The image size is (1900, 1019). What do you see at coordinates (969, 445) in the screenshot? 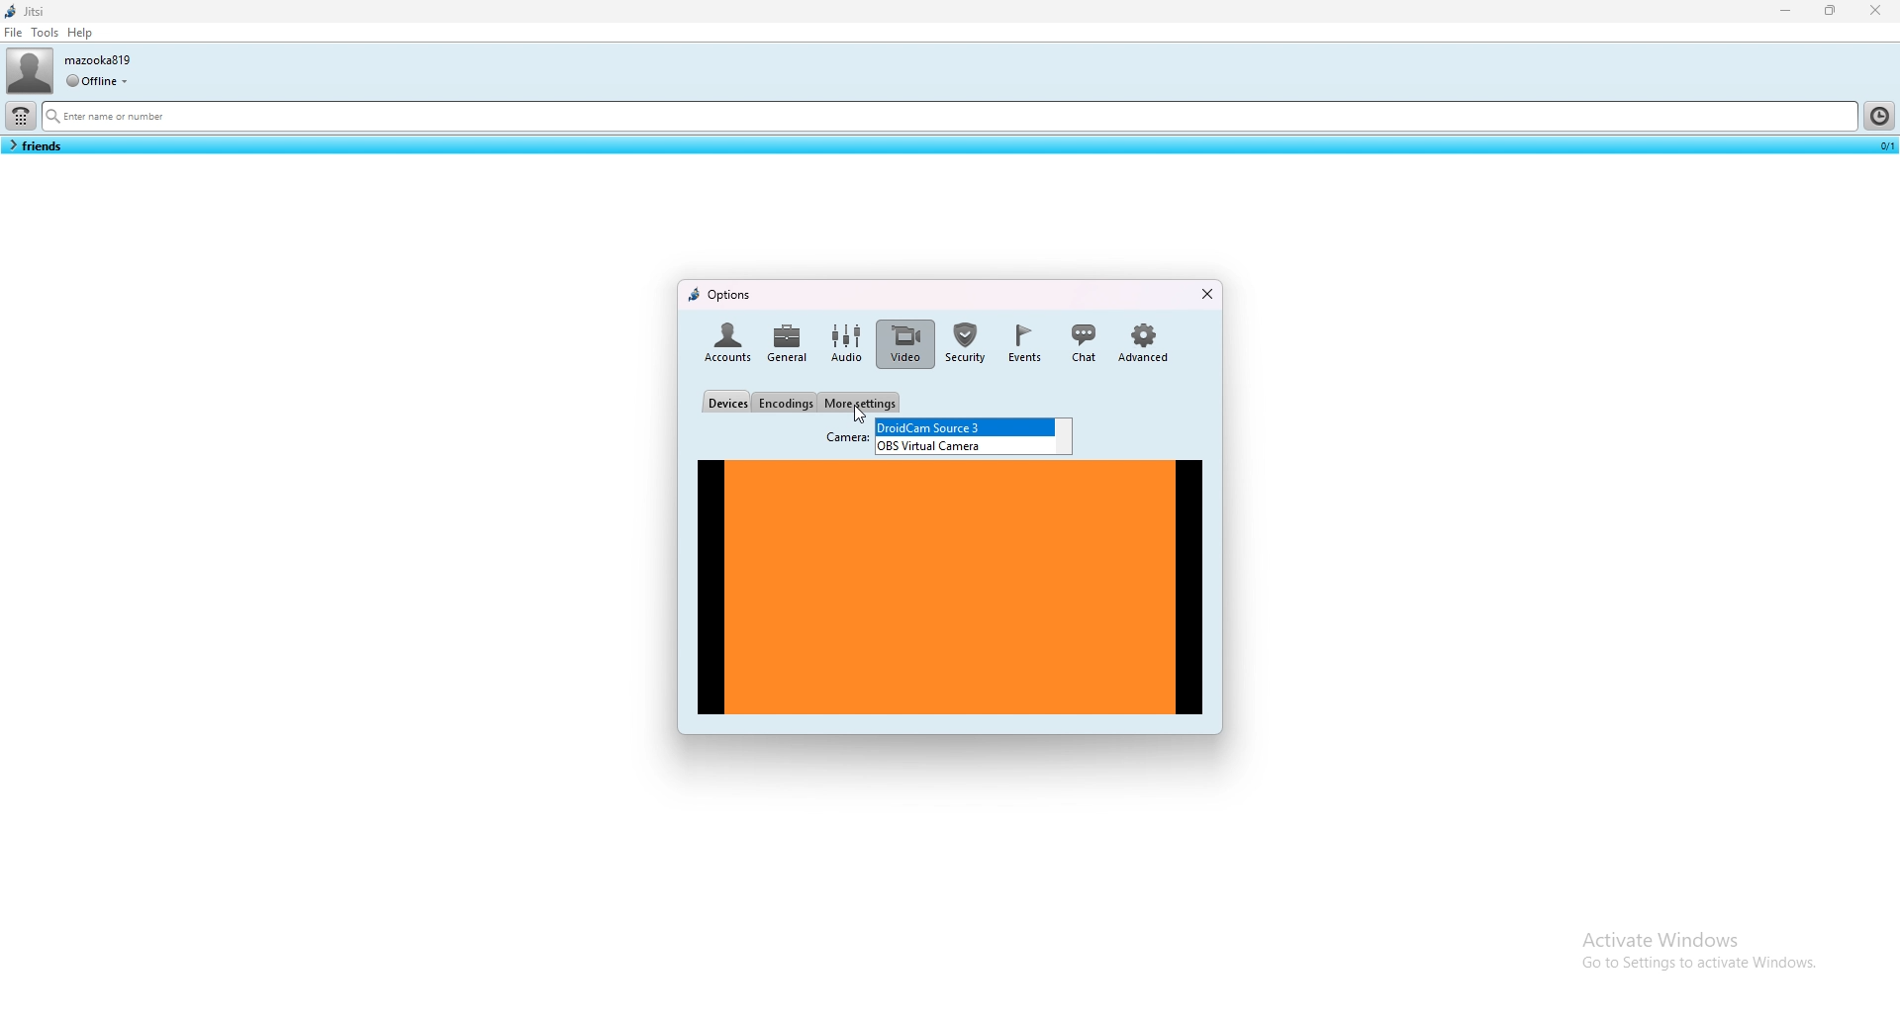
I see `camera source` at bounding box center [969, 445].